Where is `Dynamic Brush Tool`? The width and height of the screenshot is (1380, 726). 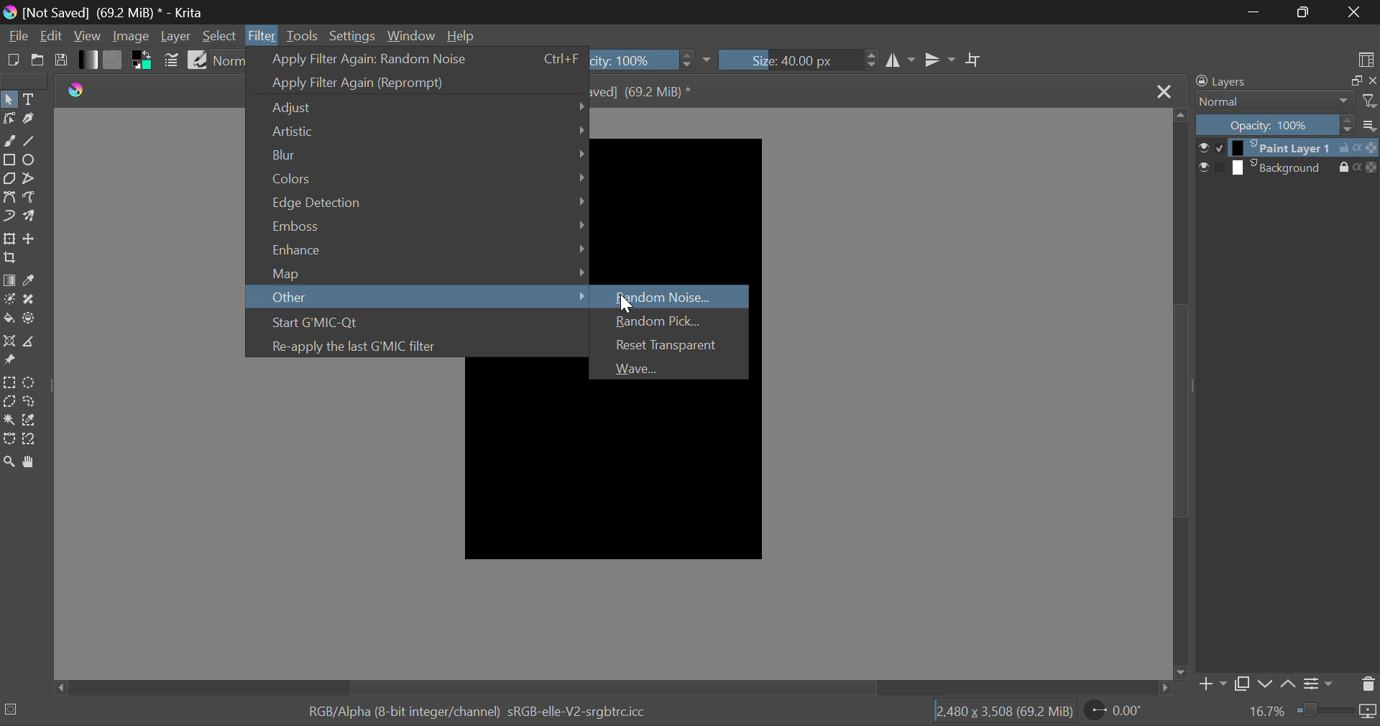 Dynamic Brush Tool is located at coordinates (9, 217).